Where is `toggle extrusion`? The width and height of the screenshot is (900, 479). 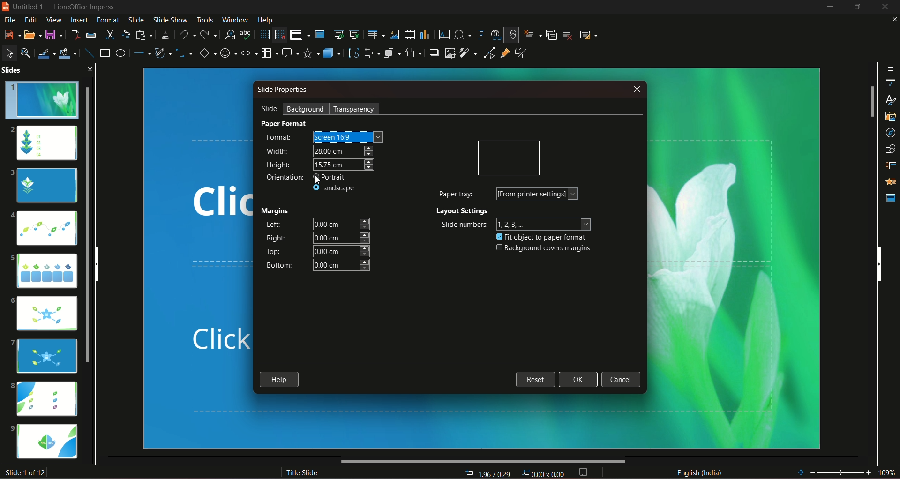 toggle extrusion is located at coordinates (522, 54).